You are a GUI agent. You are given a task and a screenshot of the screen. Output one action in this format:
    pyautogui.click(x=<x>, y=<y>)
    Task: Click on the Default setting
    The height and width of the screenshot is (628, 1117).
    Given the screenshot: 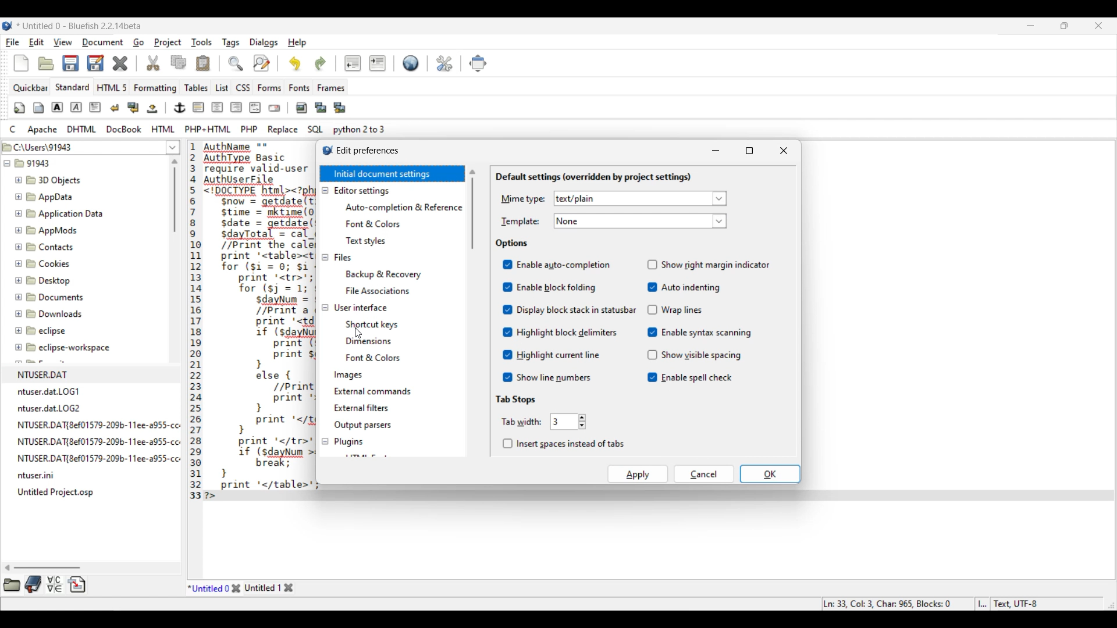 What is the action you would take?
    pyautogui.click(x=411, y=63)
    